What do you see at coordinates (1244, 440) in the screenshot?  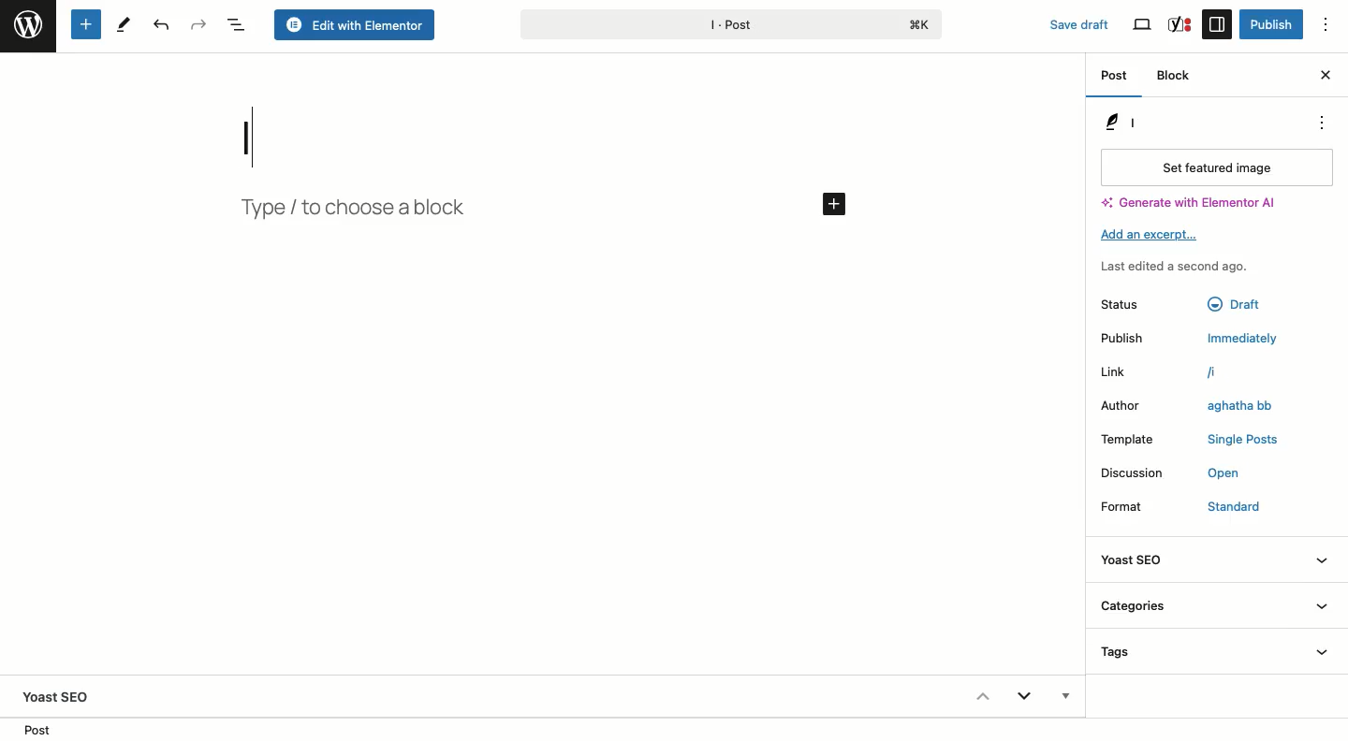 I see `Single Posts` at bounding box center [1244, 440].